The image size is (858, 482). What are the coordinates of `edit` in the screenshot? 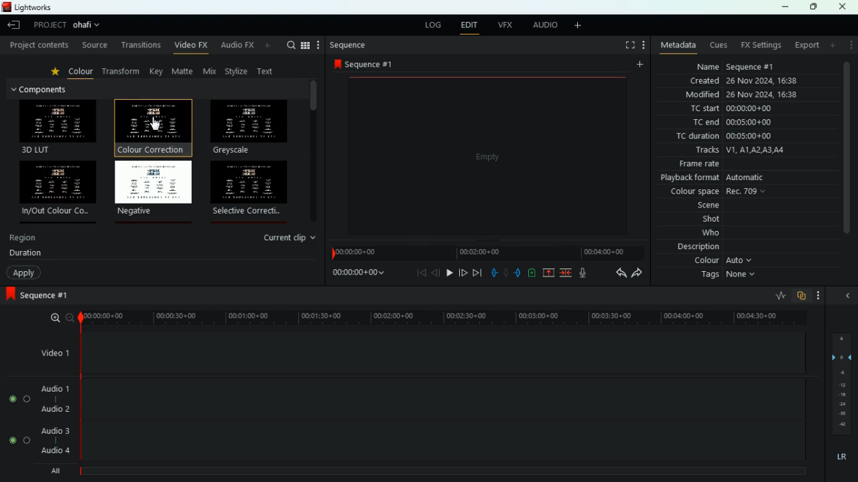 It's located at (470, 25).